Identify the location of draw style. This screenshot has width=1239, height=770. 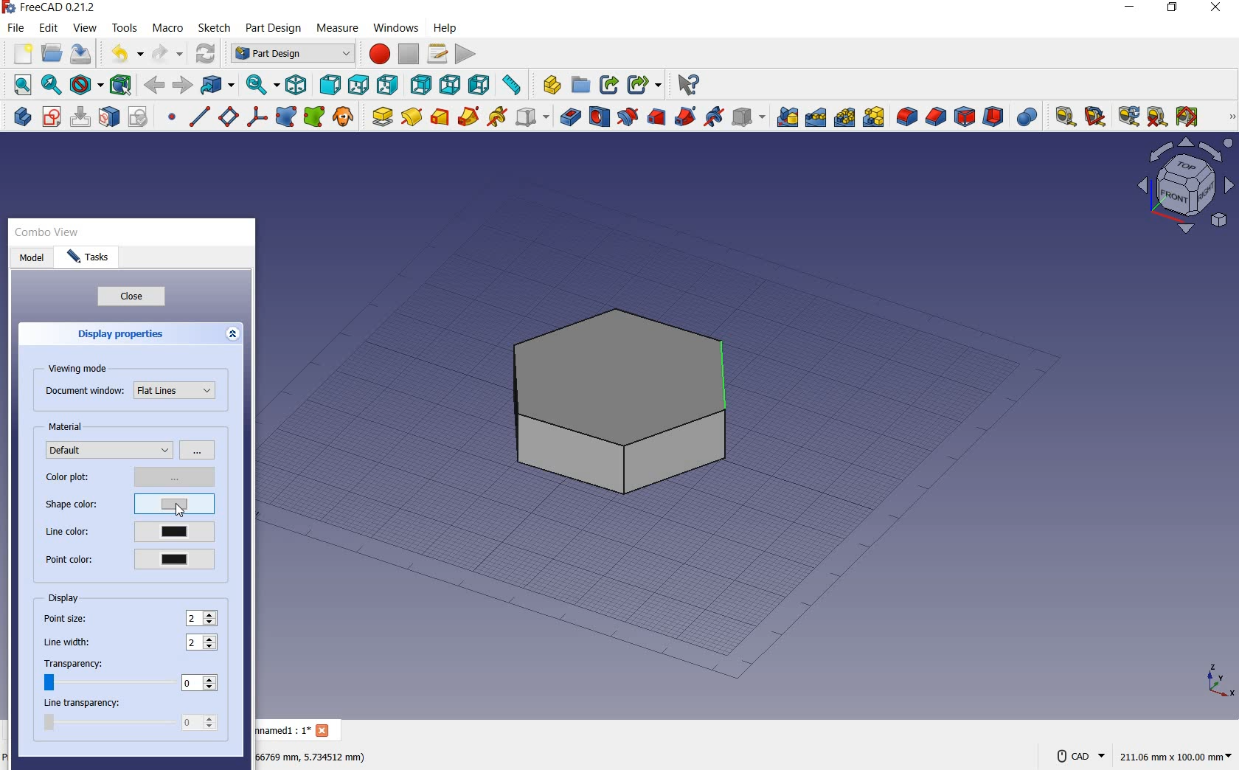
(86, 86).